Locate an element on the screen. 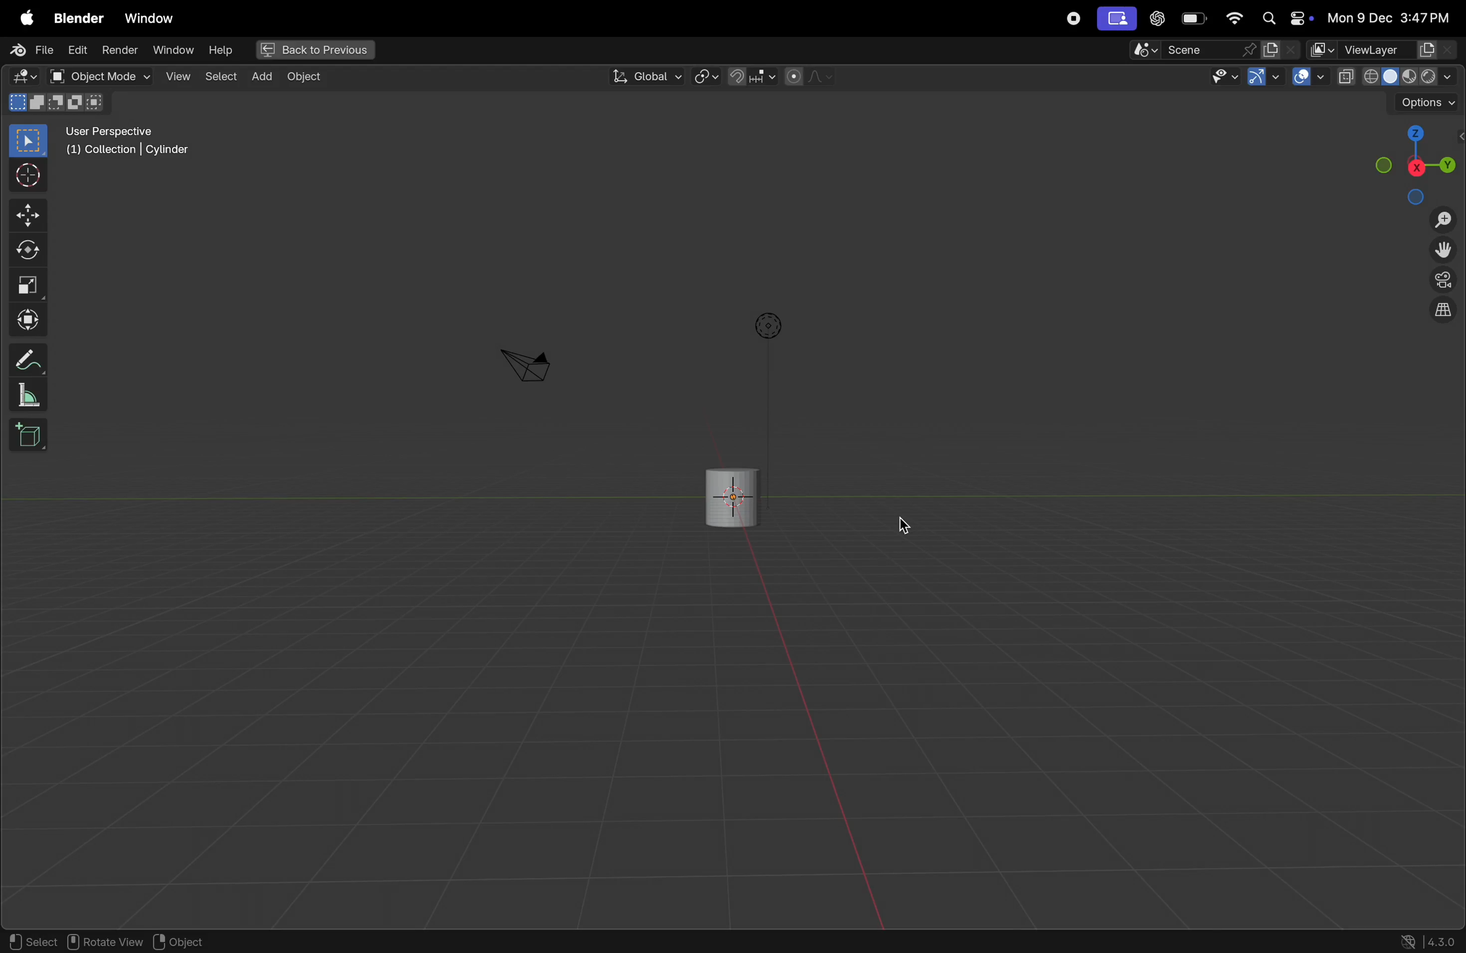  editortype is located at coordinates (28, 77).